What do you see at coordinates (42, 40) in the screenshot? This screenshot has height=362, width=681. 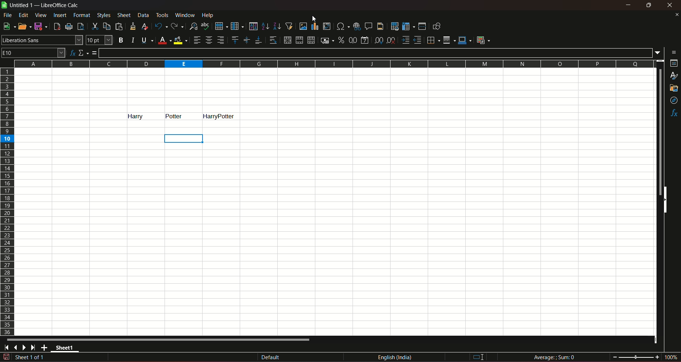 I see `font name` at bounding box center [42, 40].